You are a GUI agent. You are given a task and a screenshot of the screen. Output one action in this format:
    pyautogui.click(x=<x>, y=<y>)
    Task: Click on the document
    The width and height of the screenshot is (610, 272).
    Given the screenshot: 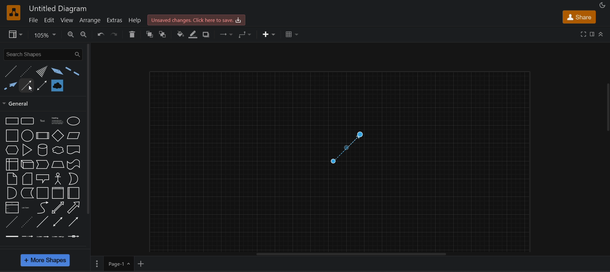 What is the action you would take?
    pyautogui.click(x=74, y=150)
    